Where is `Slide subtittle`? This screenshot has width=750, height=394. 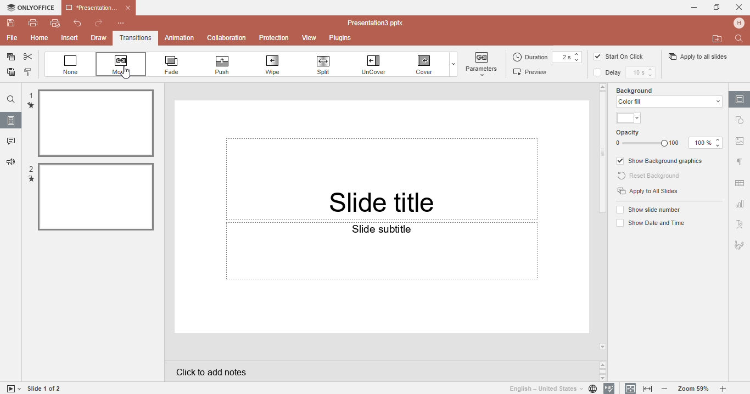 Slide subtittle is located at coordinates (382, 277).